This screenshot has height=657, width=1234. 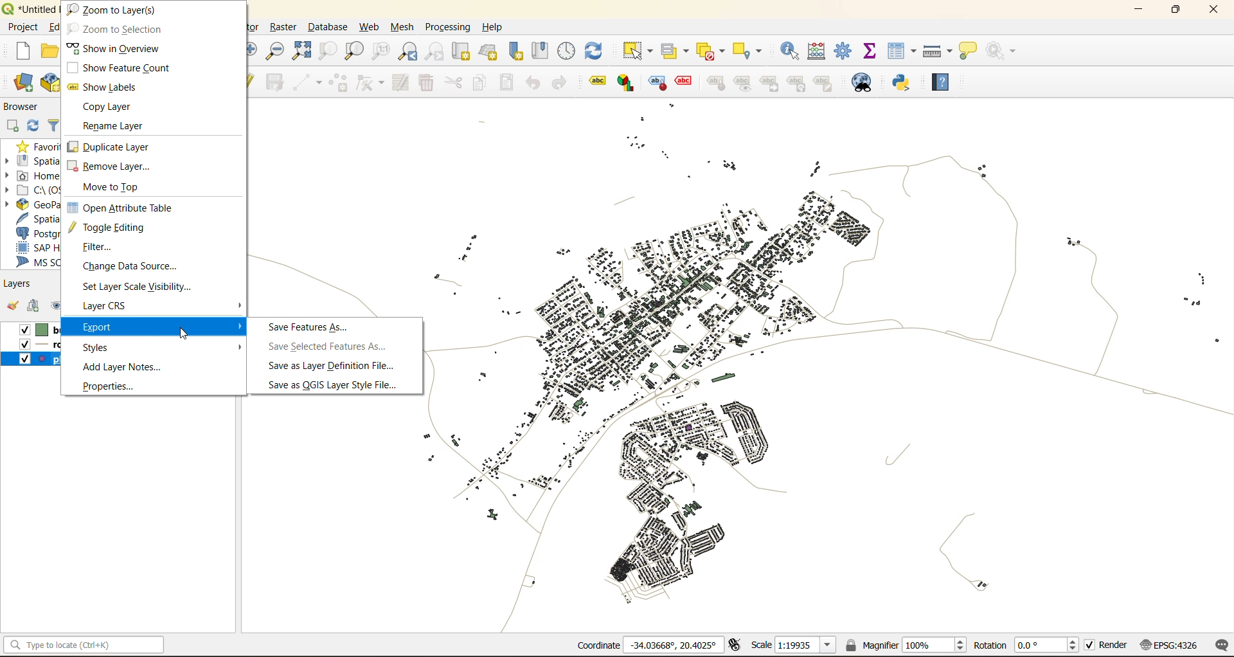 I want to click on open attribute table, so click(x=119, y=207).